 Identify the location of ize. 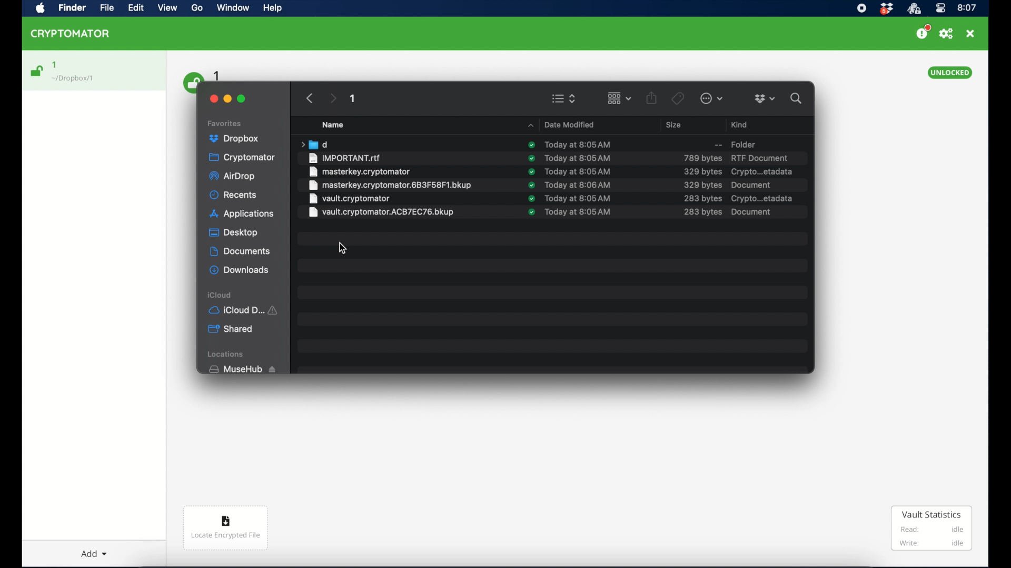
(702, 212).